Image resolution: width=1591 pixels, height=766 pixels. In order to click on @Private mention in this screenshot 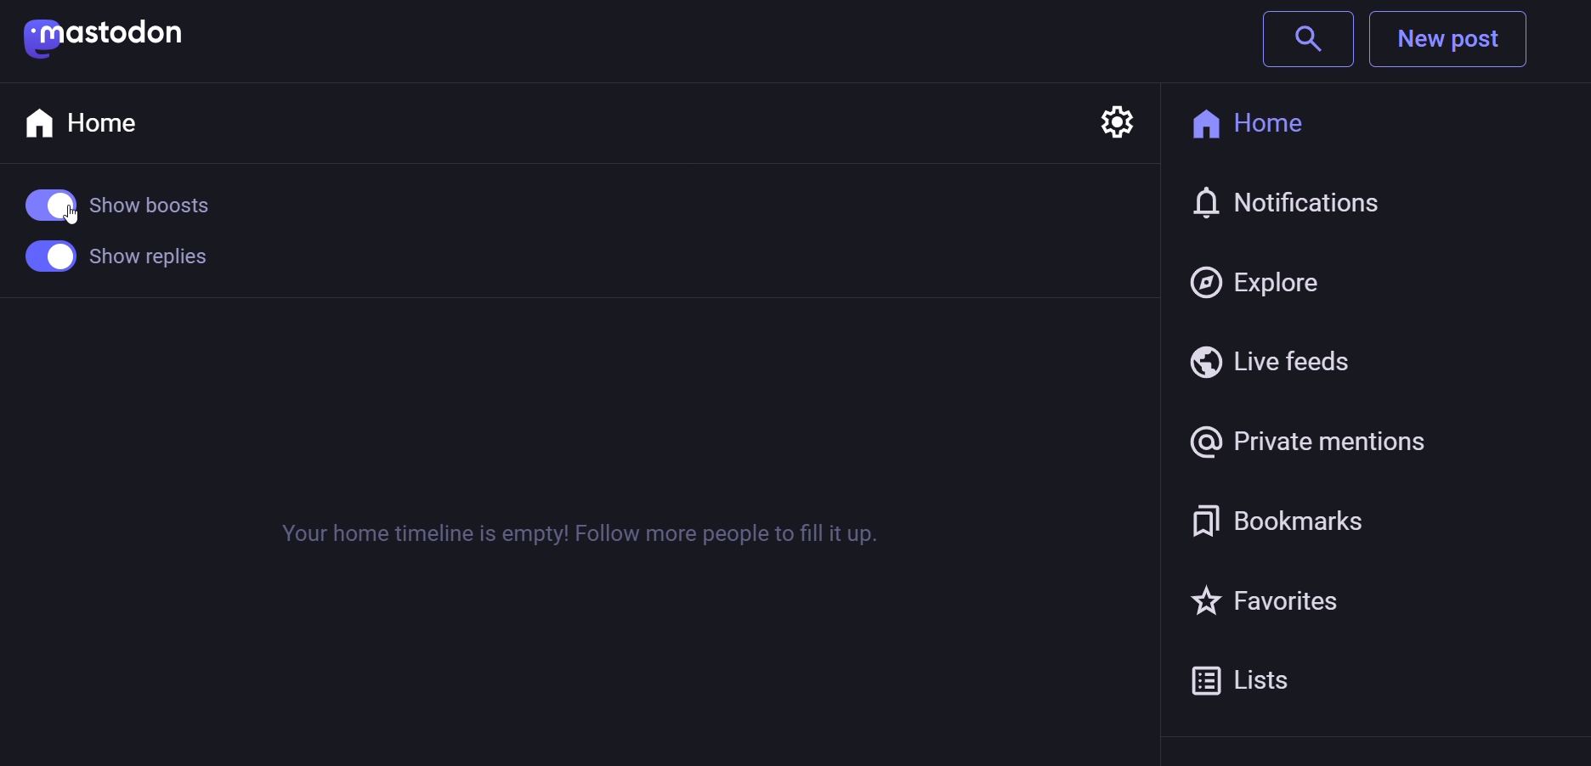, I will do `click(1351, 442)`.